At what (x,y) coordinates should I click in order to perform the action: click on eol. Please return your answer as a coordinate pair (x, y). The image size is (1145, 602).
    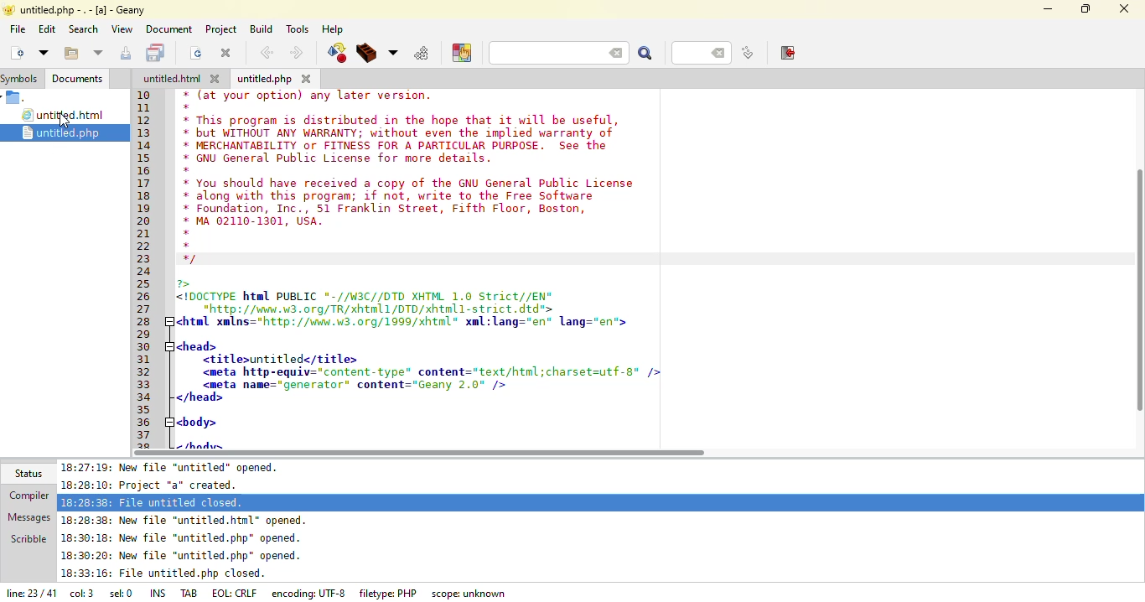
    Looking at the image, I should click on (232, 592).